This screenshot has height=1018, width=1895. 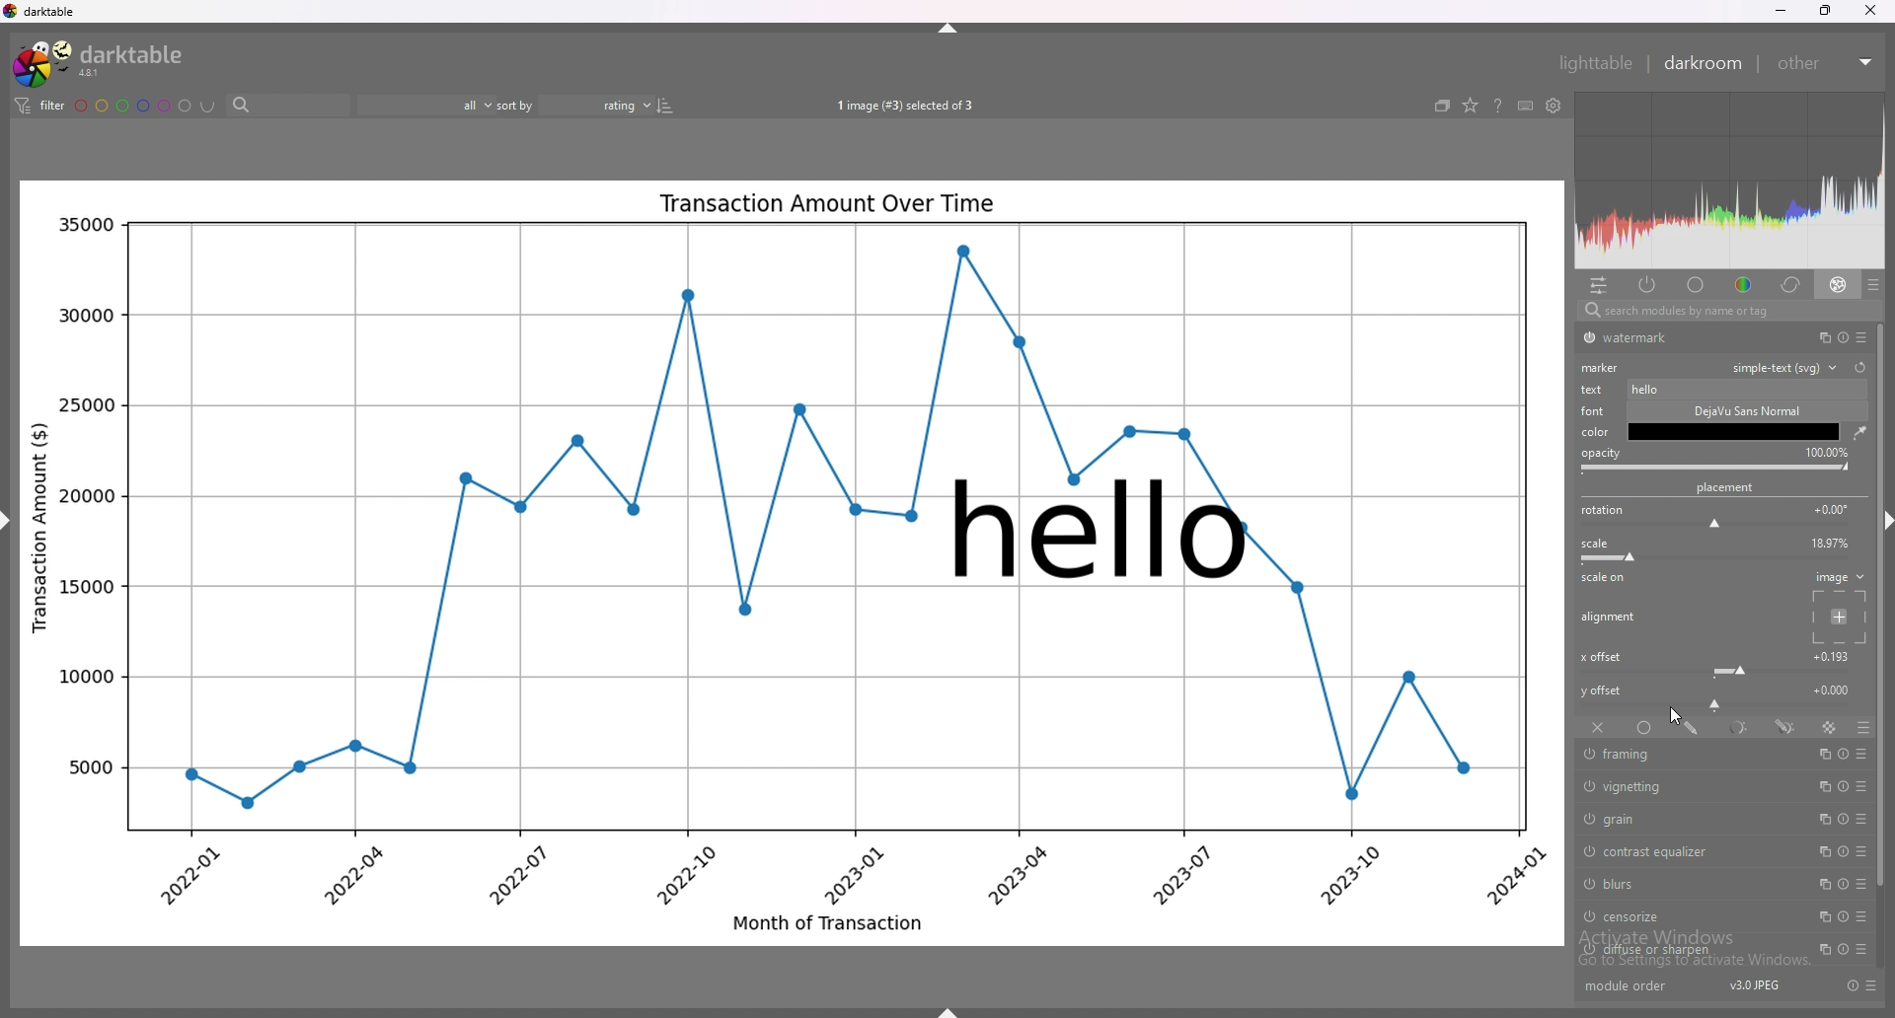 What do you see at coordinates (1844, 916) in the screenshot?
I see `reset` at bounding box center [1844, 916].